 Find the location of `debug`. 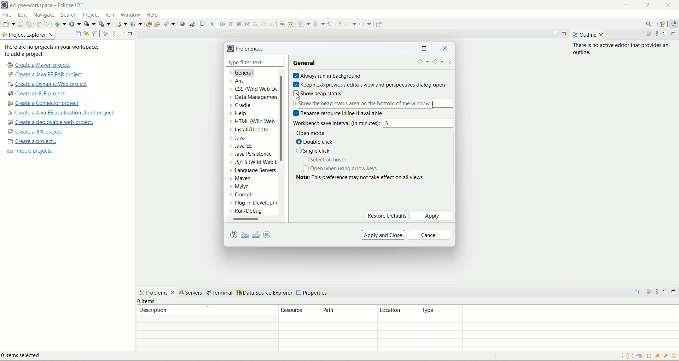

debug is located at coordinates (60, 24).